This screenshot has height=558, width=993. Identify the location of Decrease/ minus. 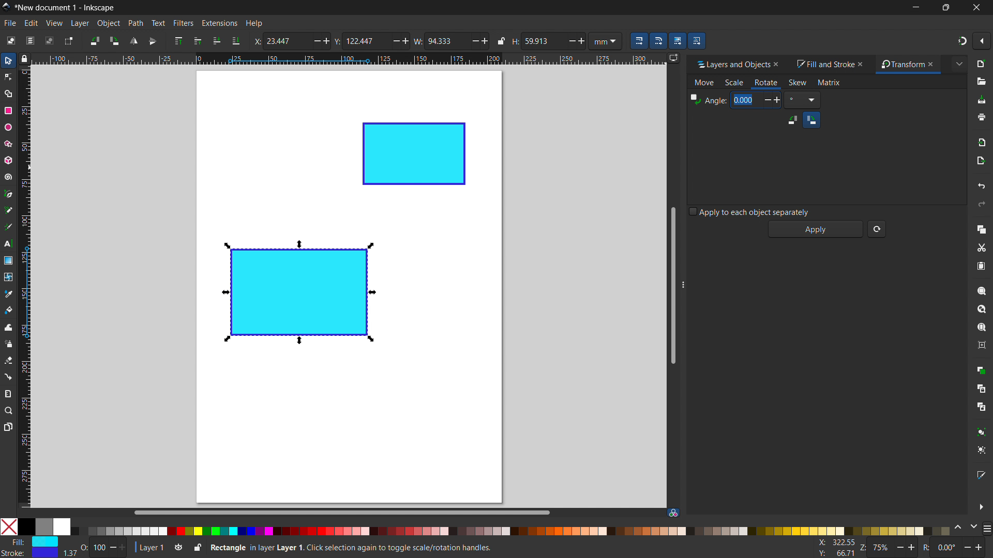
(568, 40).